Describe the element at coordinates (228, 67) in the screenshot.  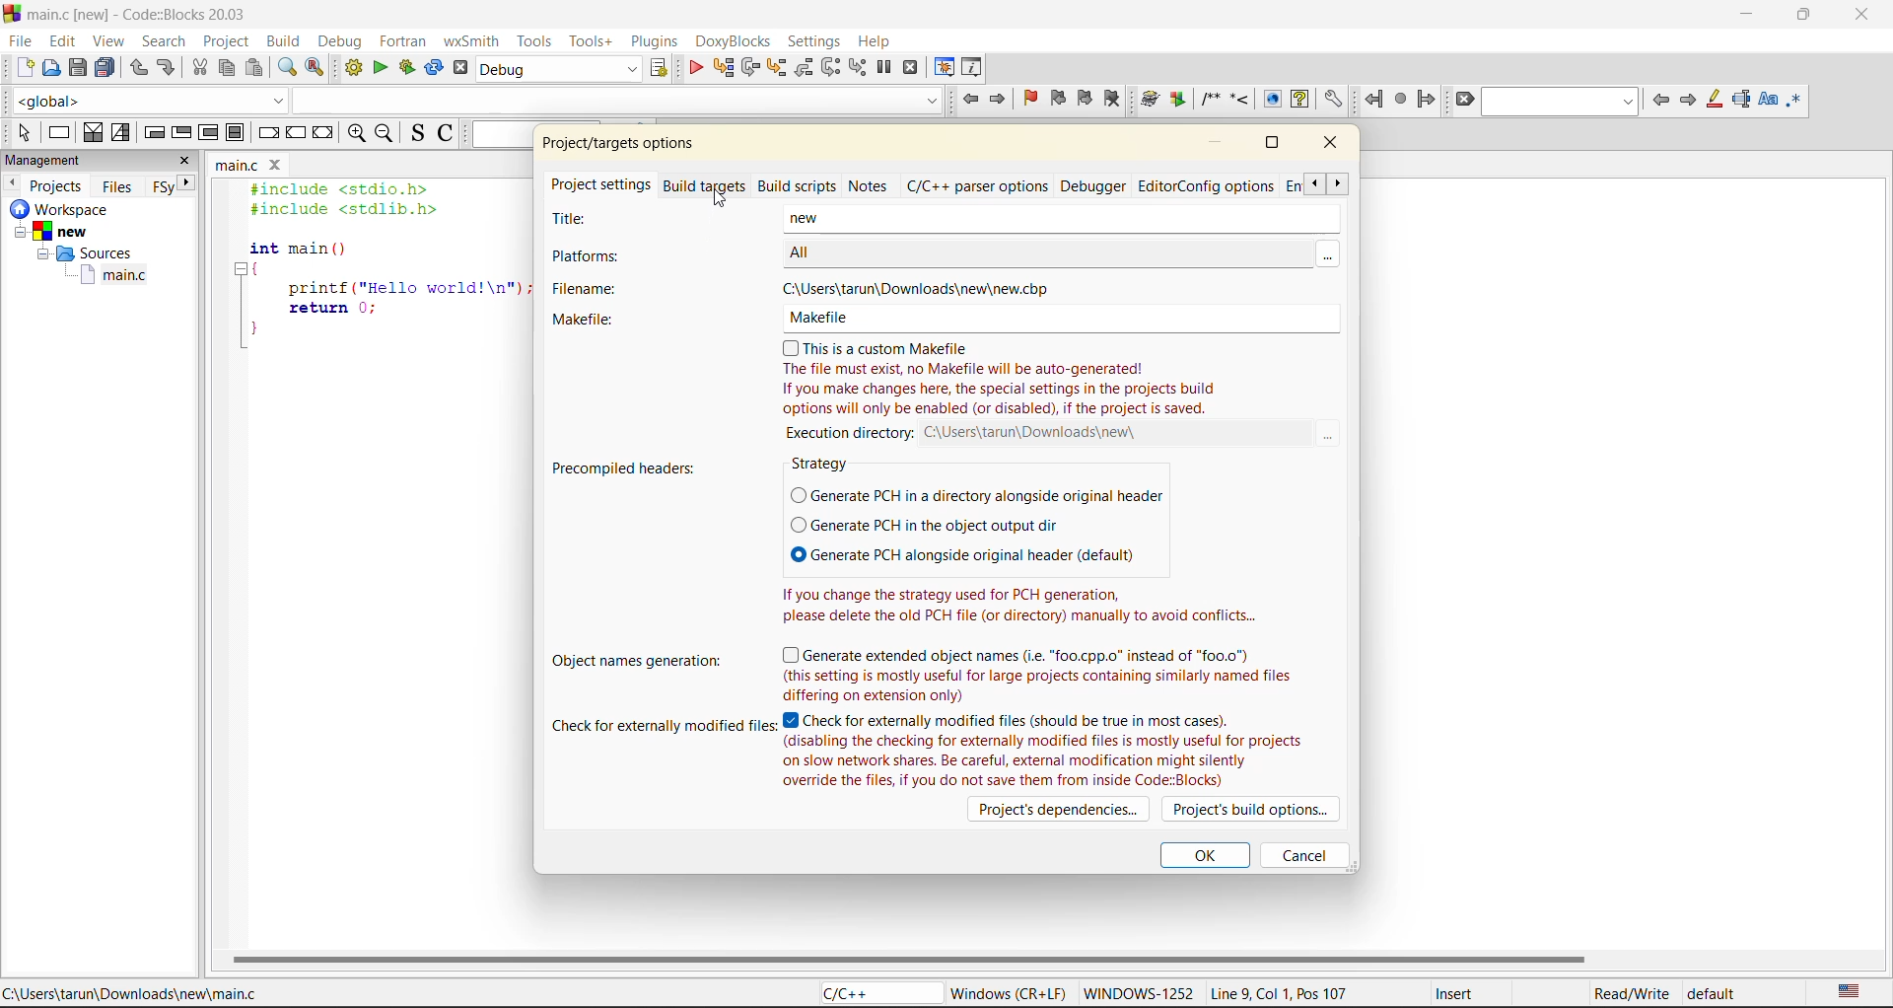
I see `copy` at that location.